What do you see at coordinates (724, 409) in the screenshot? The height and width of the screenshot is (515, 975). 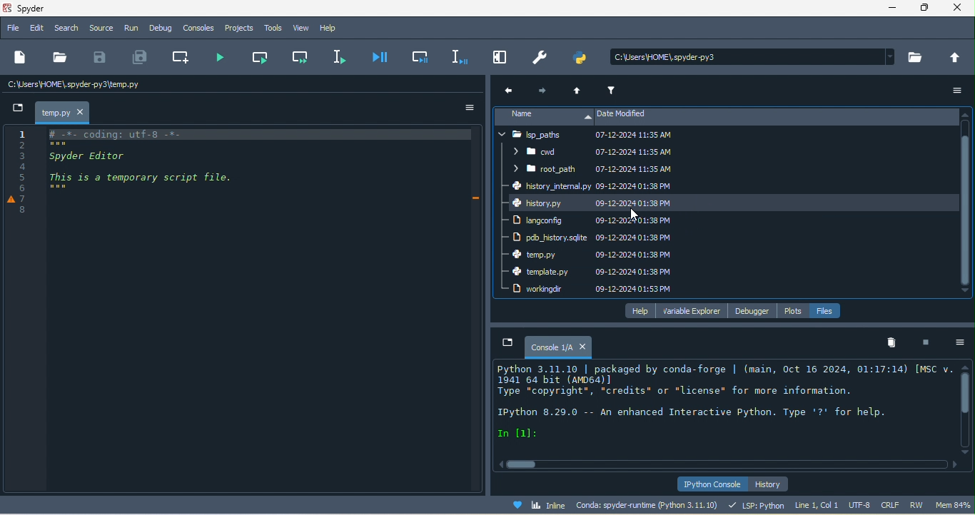 I see `text` at bounding box center [724, 409].